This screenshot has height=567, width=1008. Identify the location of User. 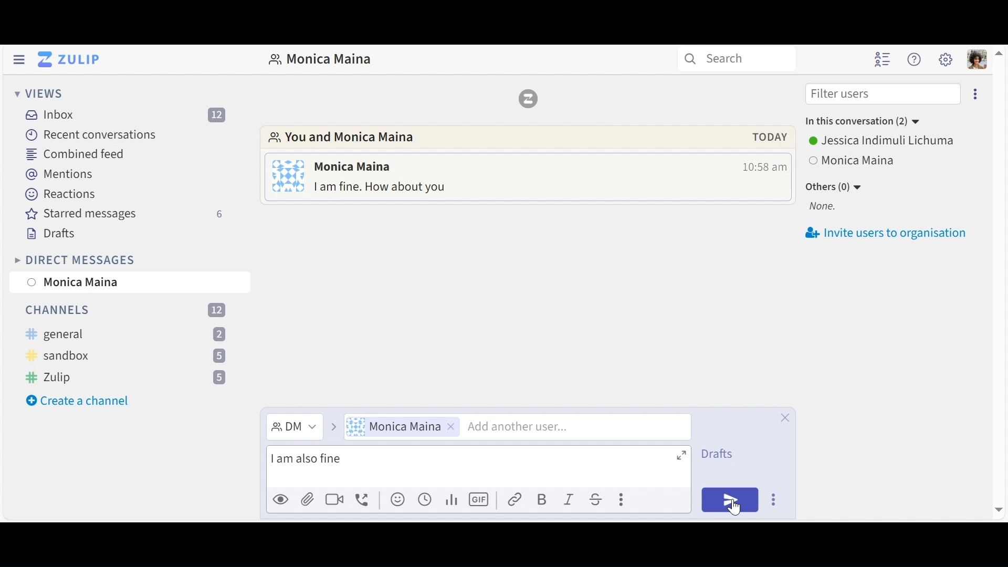
(132, 282).